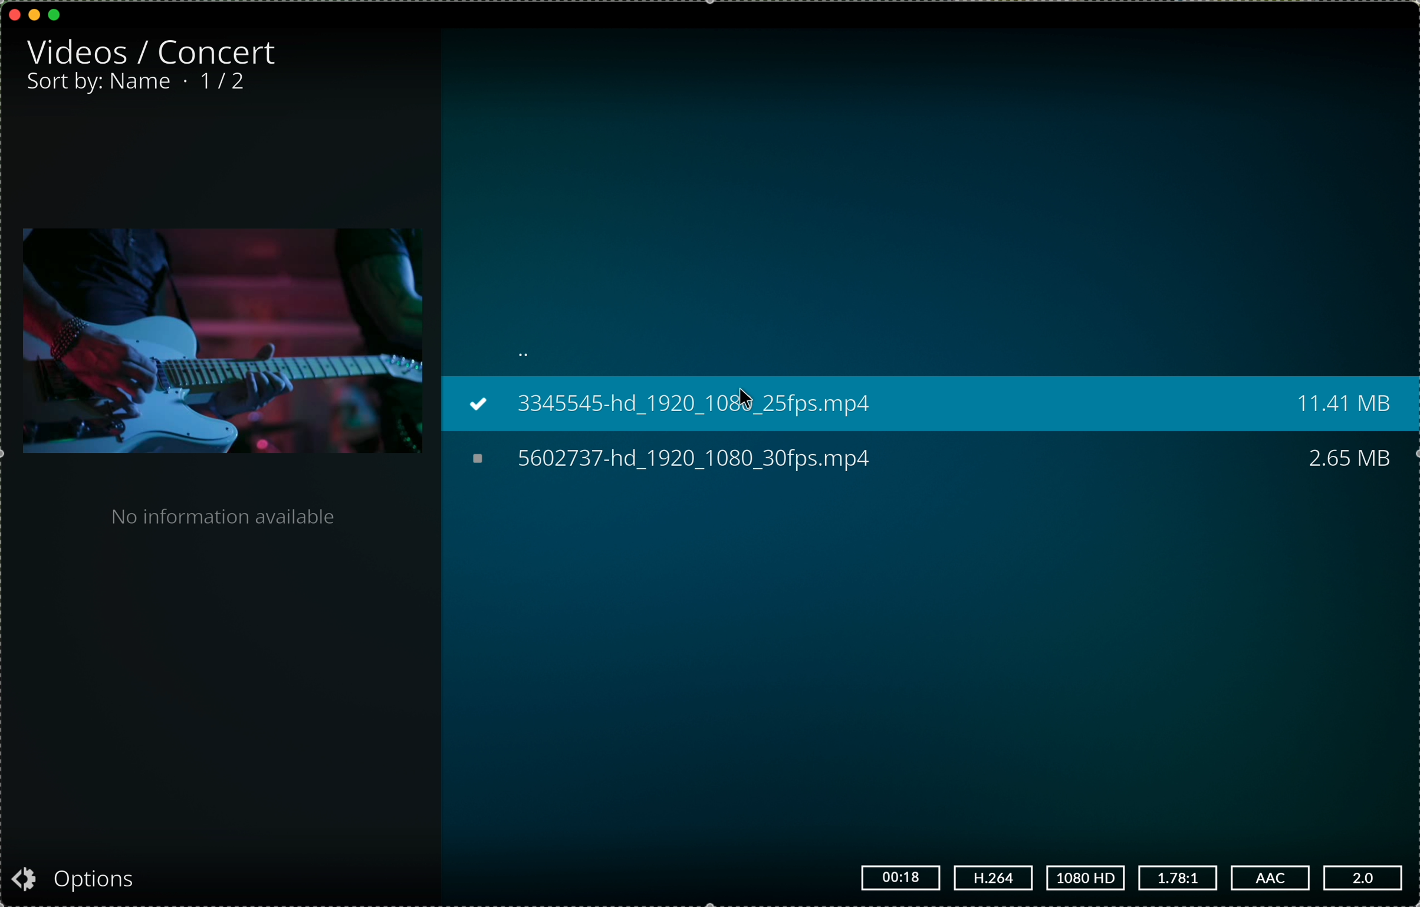  I want to click on options, so click(80, 881).